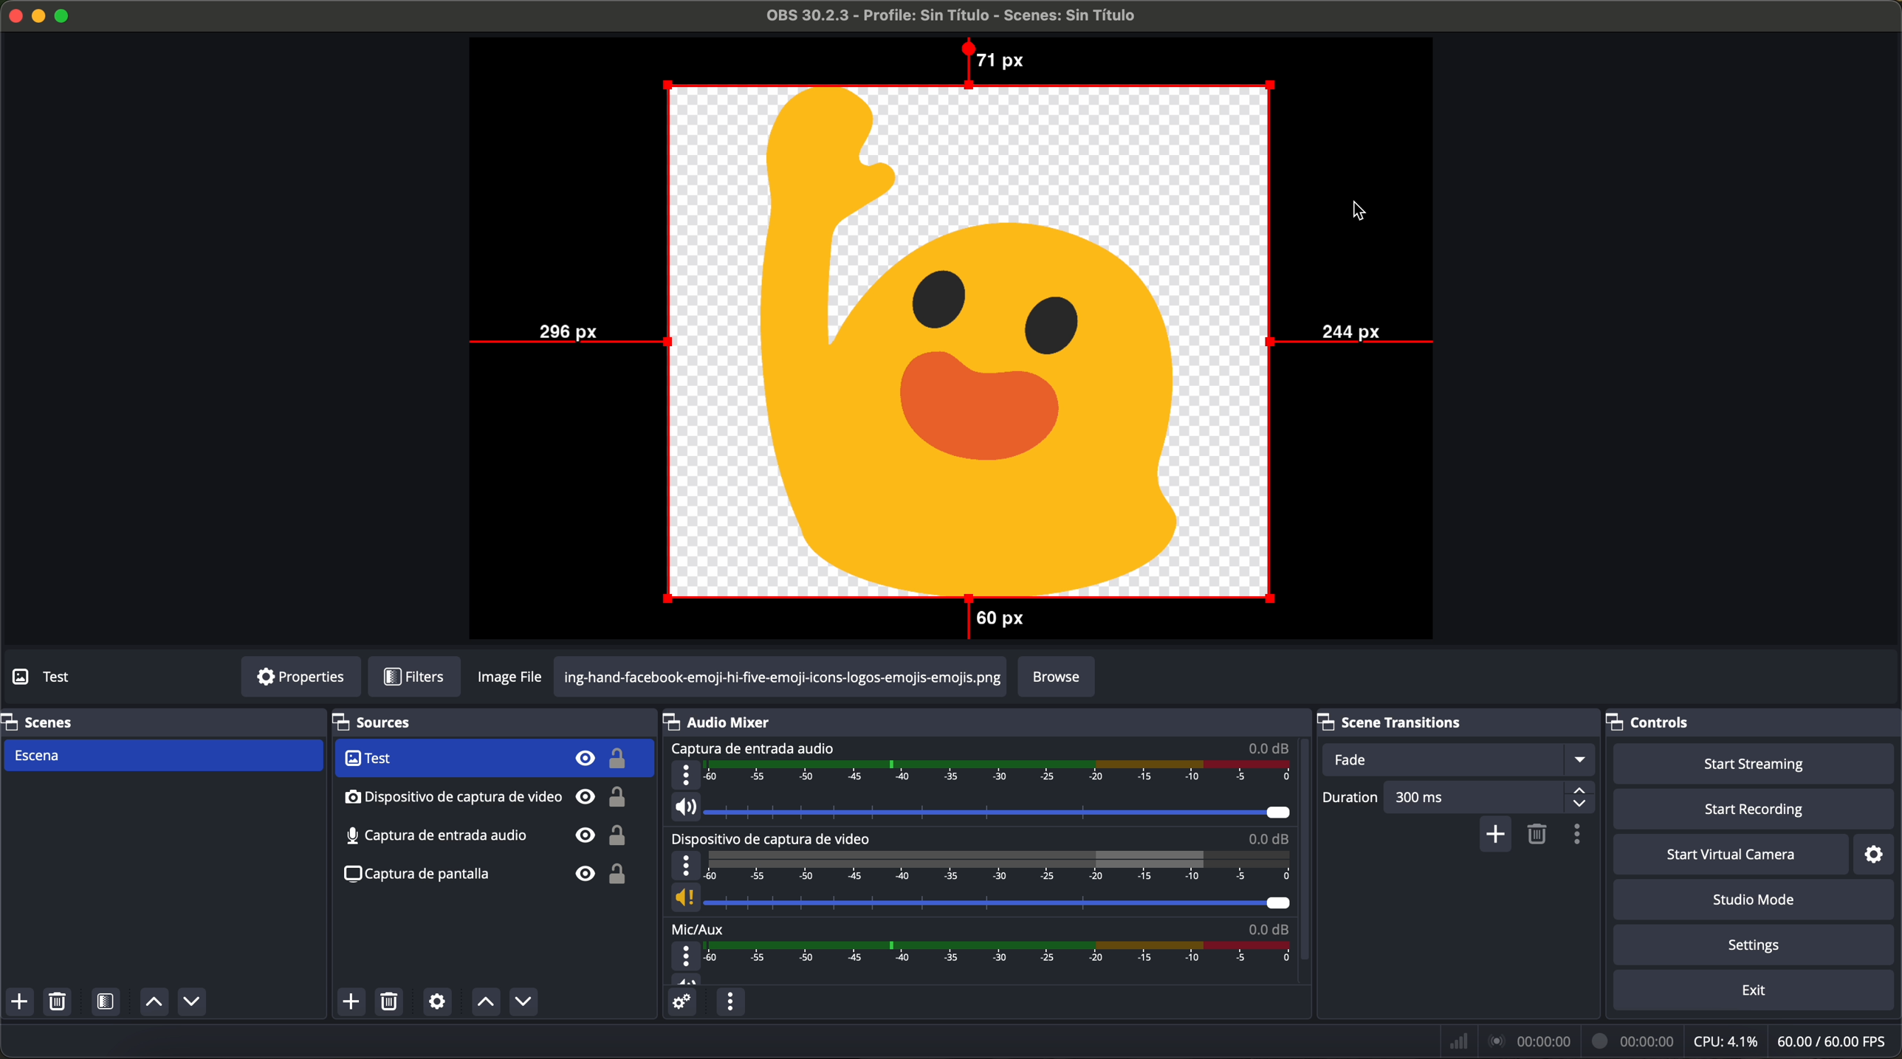 The width and height of the screenshot is (1902, 1059). What do you see at coordinates (780, 676) in the screenshot?
I see `png url` at bounding box center [780, 676].